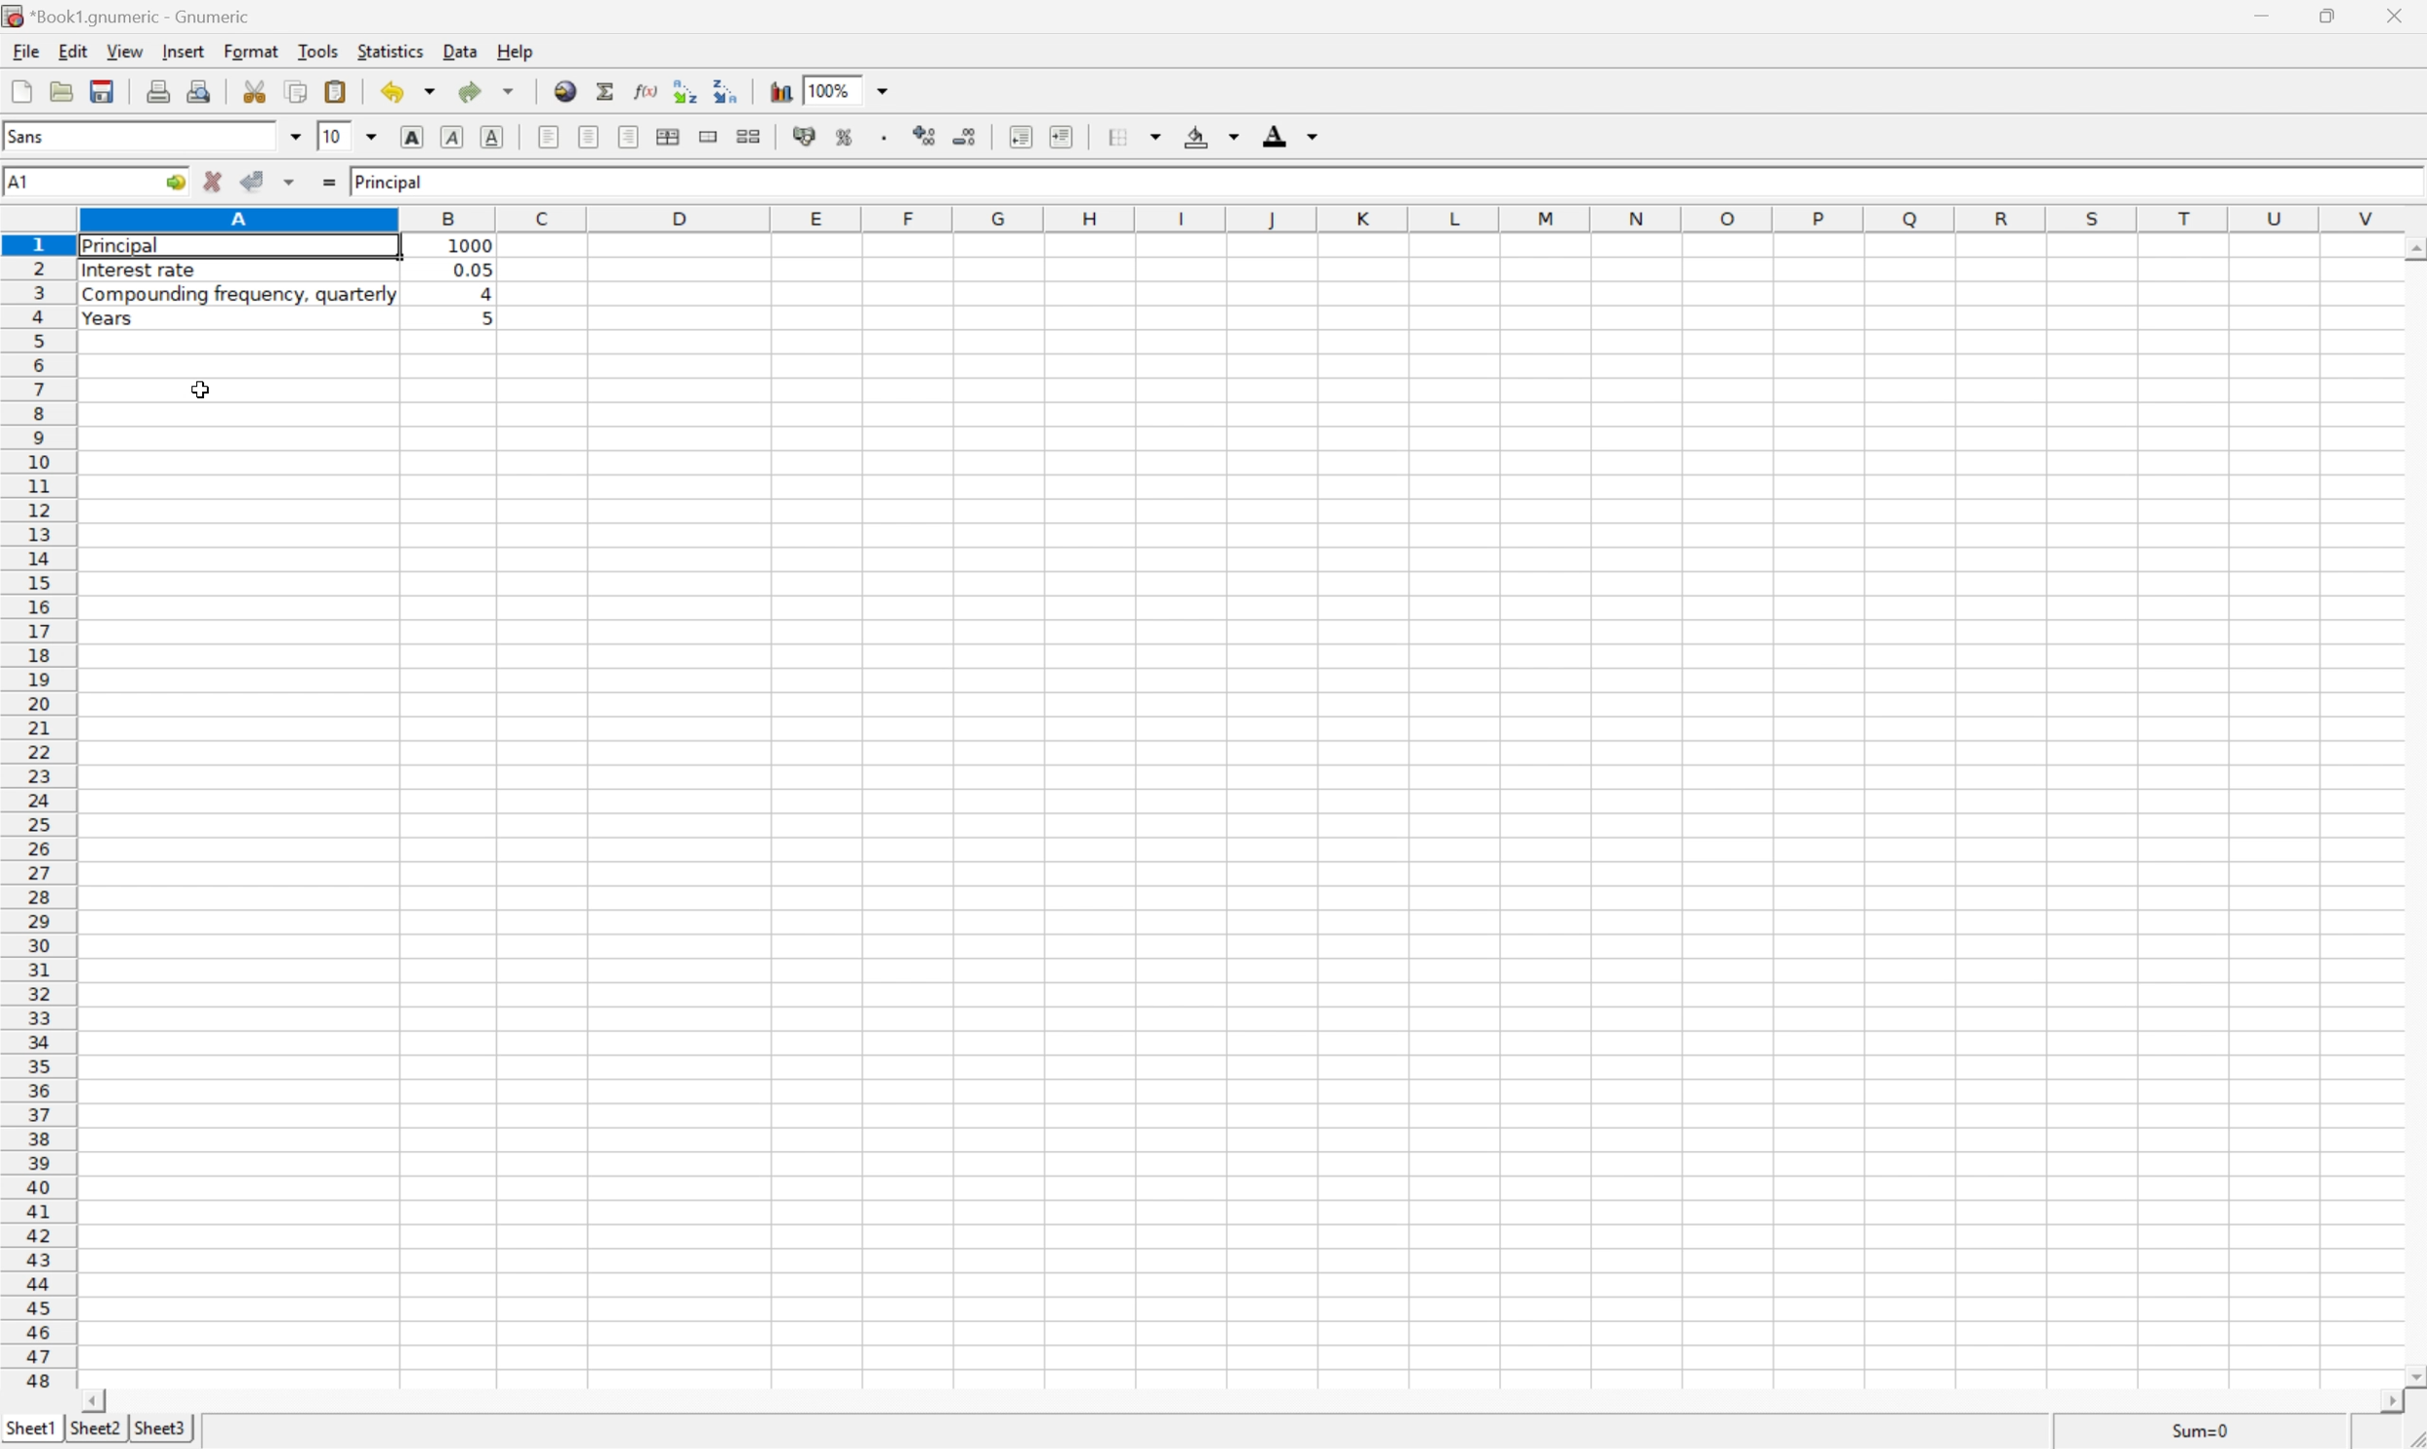  What do you see at coordinates (98, 1434) in the screenshot?
I see `sheet2` at bounding box center [98, 1434].